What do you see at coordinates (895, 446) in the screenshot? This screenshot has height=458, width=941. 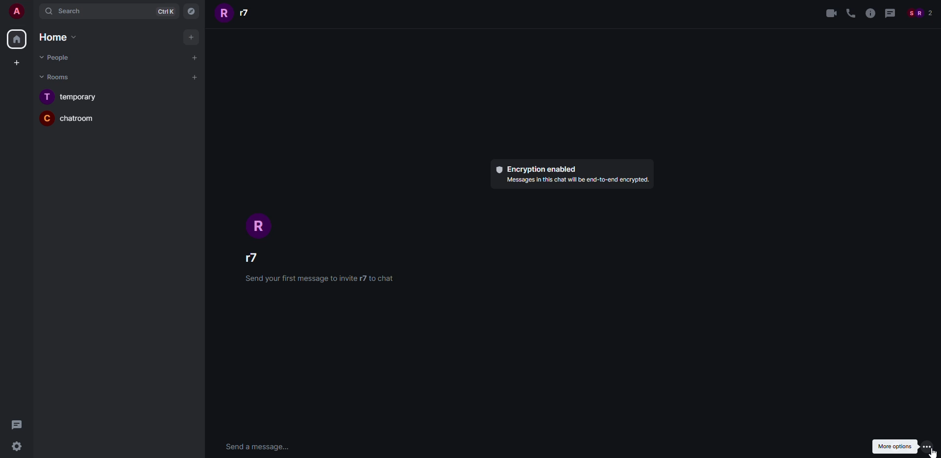 I see `More Options` at bounding box center [895, 446].